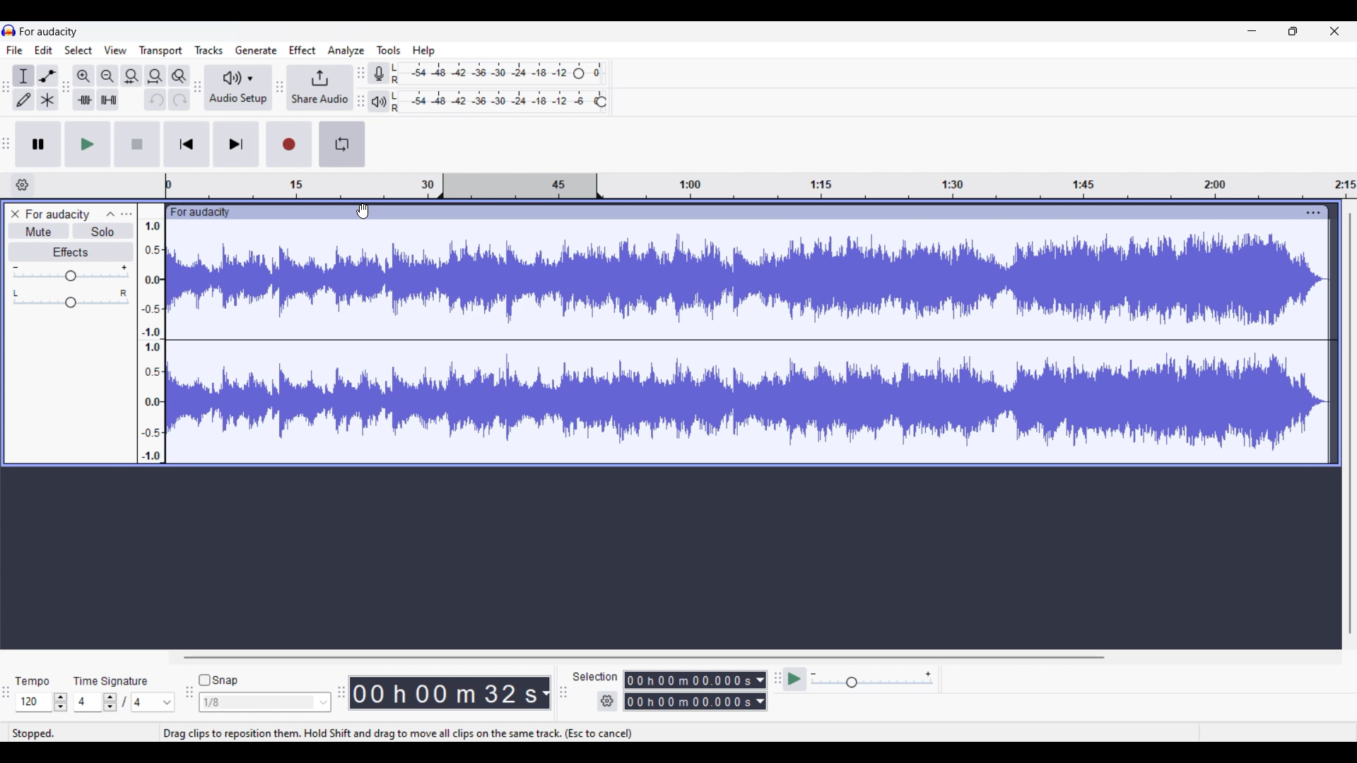 This screenshot has width=1357, height=763. I want to click on Selection settings, so click(607, 701).